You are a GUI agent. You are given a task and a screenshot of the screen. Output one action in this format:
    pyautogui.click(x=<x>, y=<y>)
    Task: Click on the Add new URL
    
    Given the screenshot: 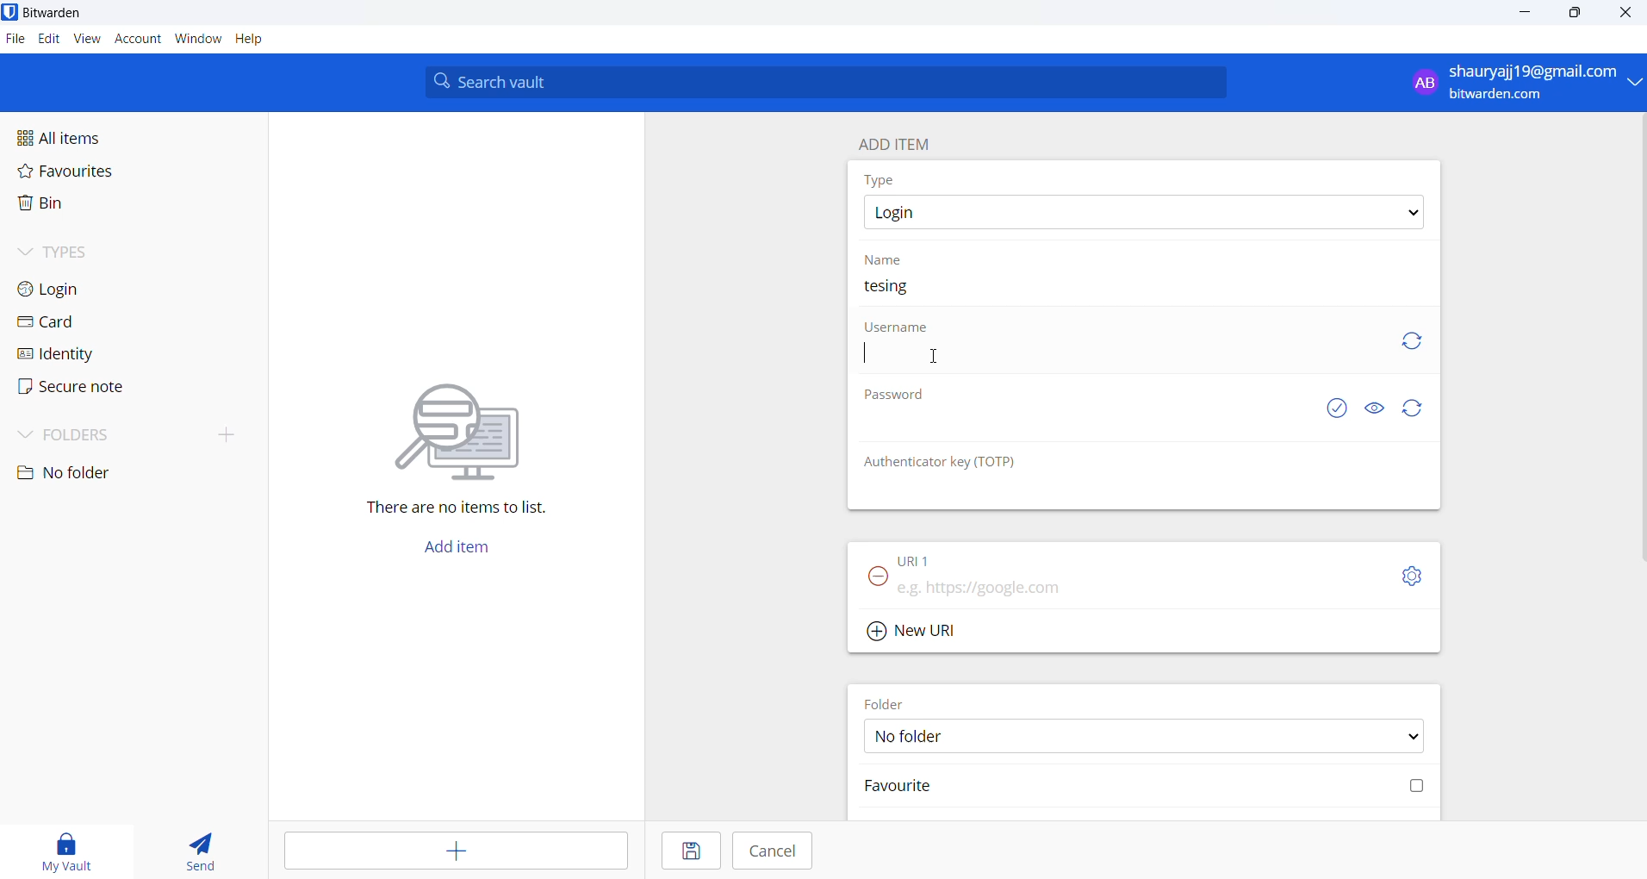 What is the action you would take?
    pyautogui.click(x=915, y=628)
    